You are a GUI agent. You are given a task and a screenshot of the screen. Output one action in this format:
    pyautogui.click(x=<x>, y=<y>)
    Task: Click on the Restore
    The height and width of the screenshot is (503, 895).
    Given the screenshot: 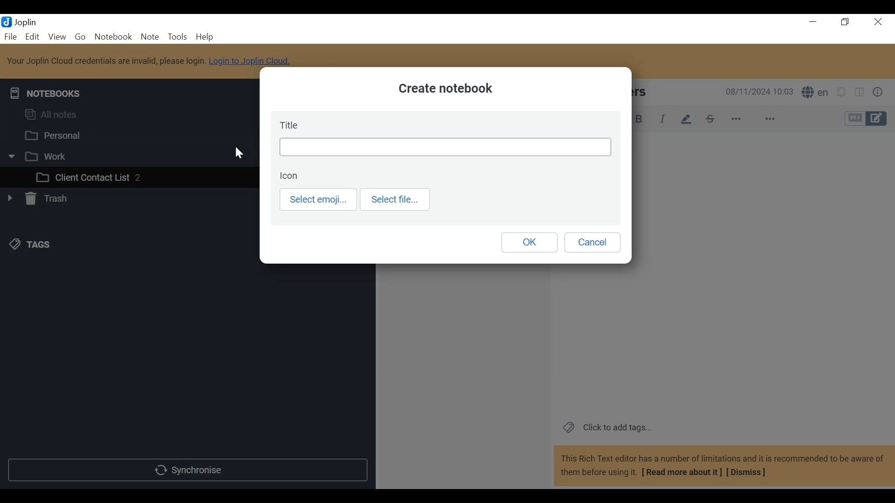 What is the action you would take?
    pyautogui.click(x=846, y=21)
    